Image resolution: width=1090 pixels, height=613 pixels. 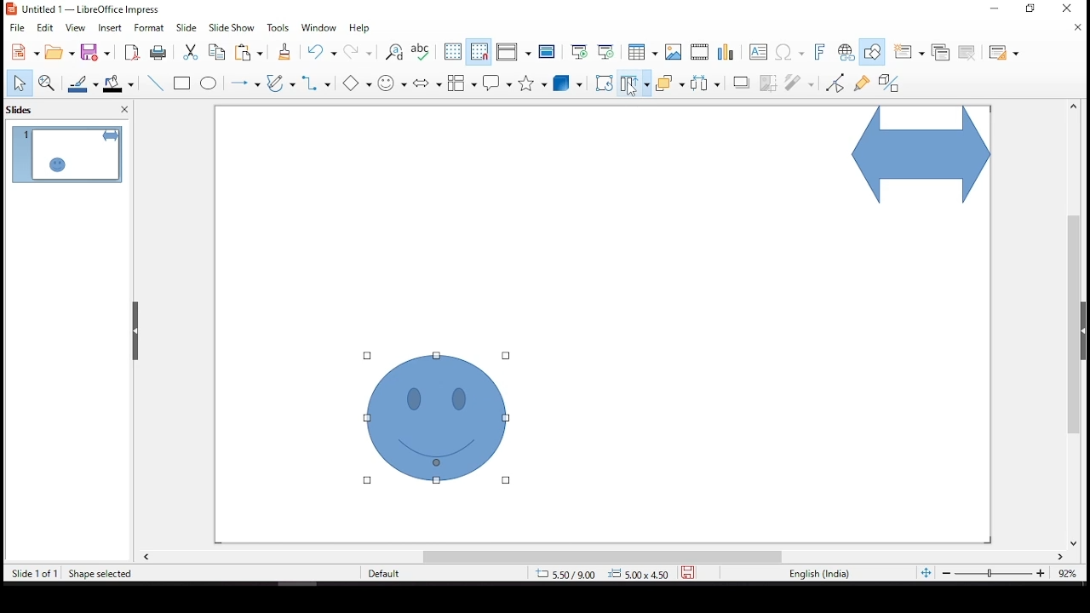 I want to click on charts, so click(x=728, y=54).